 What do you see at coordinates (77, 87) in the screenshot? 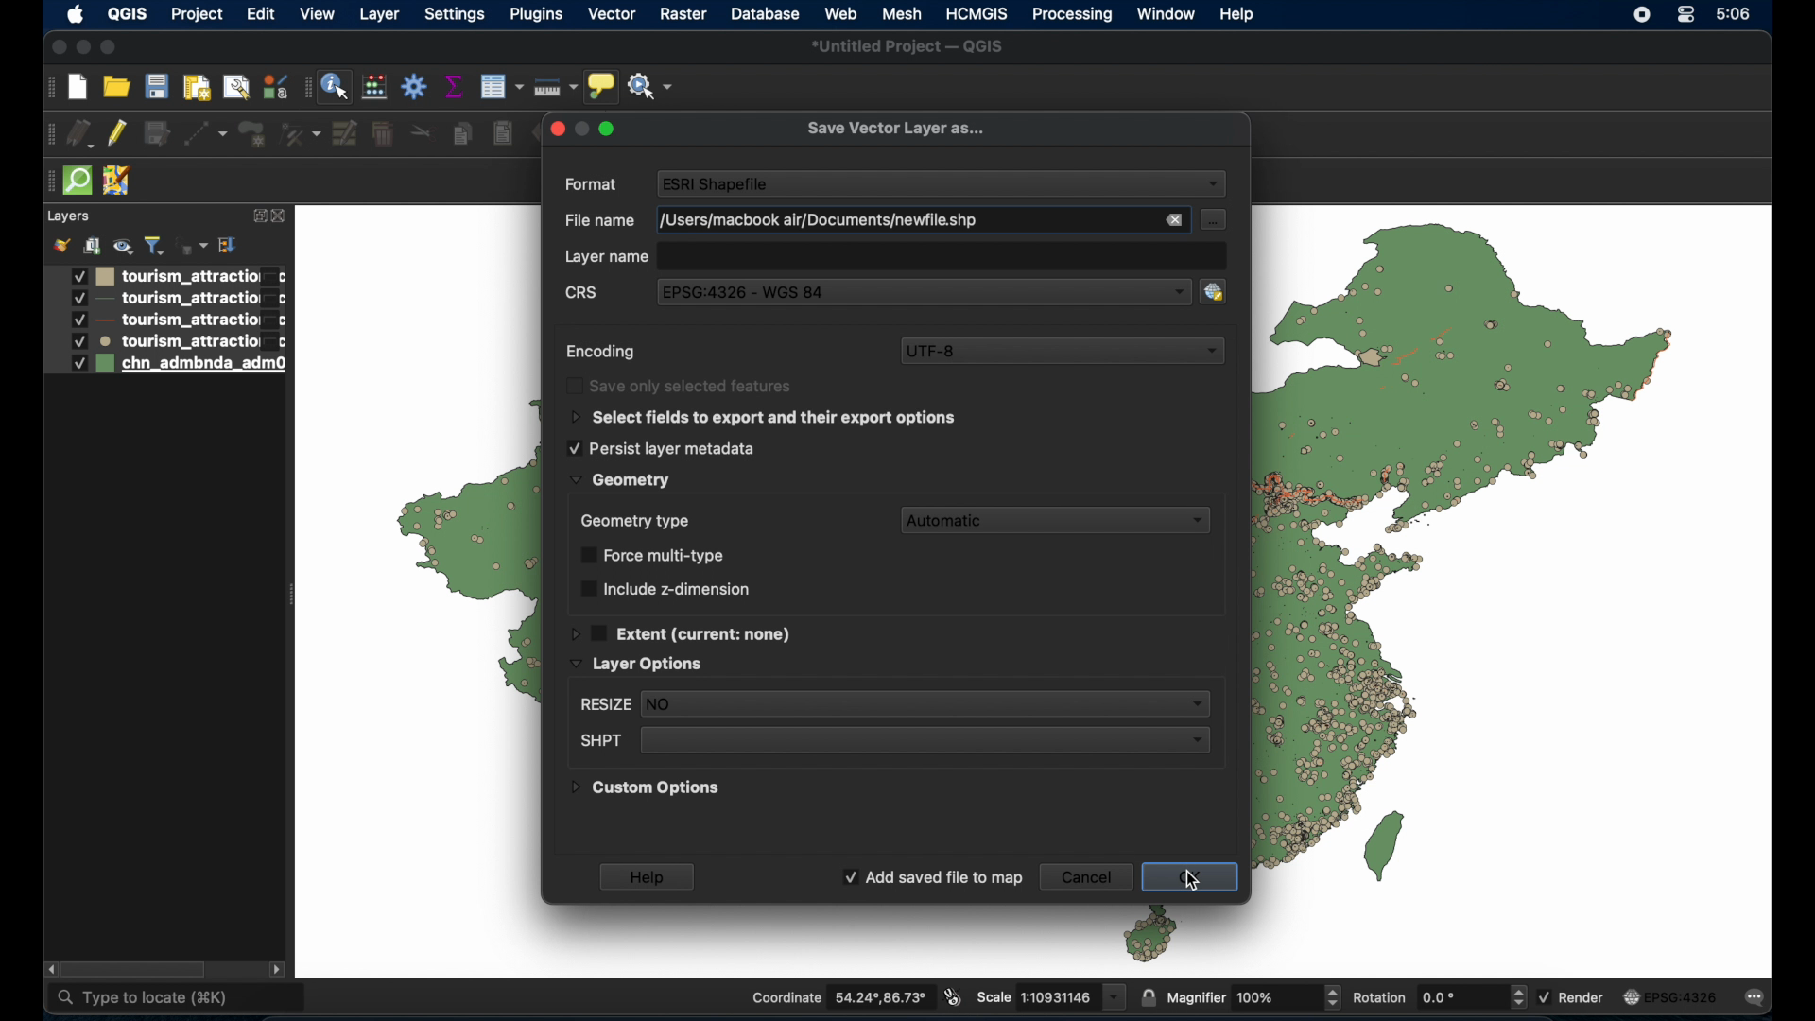
I see `new project` at bounding box center [77, 87].